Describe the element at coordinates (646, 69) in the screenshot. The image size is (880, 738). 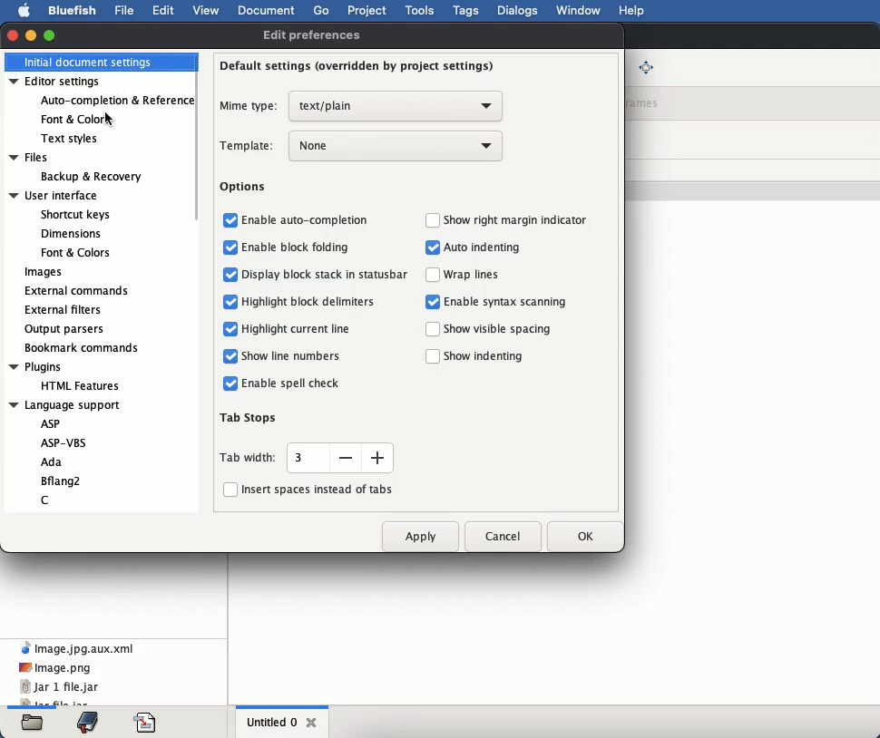
I see `full screen` at that location.